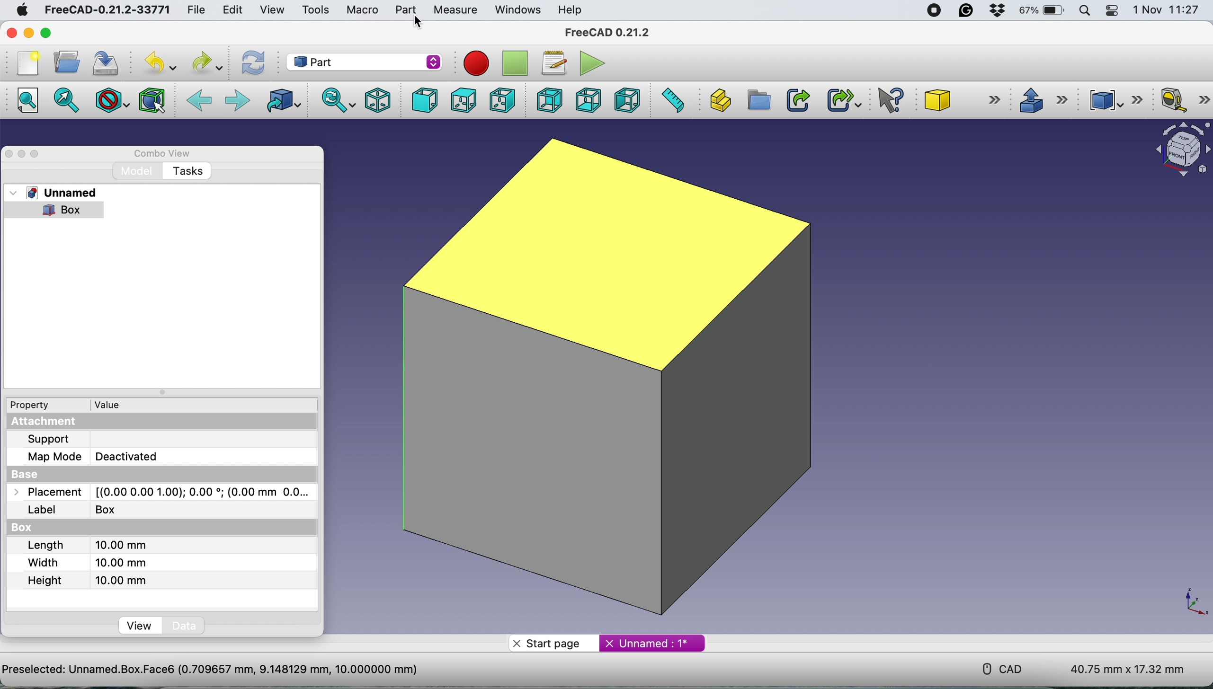 Image resolution: width=1213 pixels, height=689 pixels. What do you see at coordinates (156, 63) in the screenshot?
I see `undo` at bounding box center [156, 63].